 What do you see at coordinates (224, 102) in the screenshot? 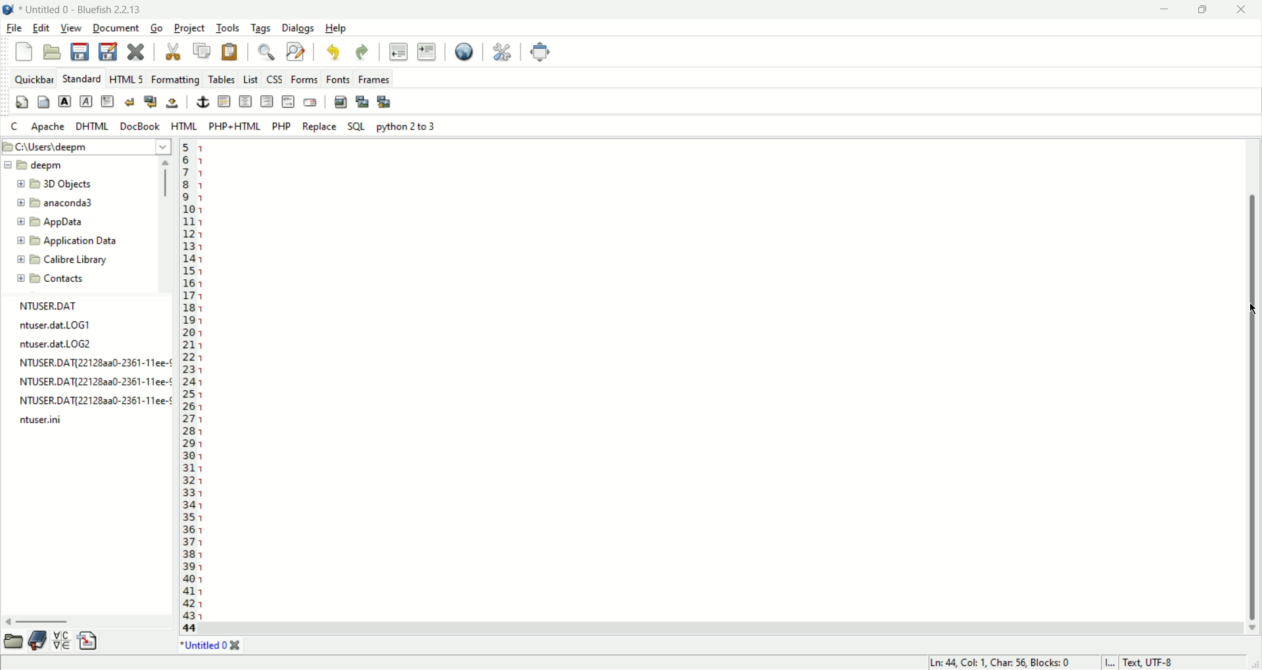
I see `horizontal rule` at bounding box center [224, 102].